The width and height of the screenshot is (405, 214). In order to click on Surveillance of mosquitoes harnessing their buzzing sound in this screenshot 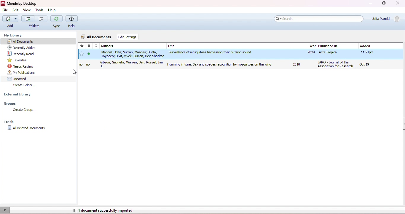, I will do `click(210, 54)`.